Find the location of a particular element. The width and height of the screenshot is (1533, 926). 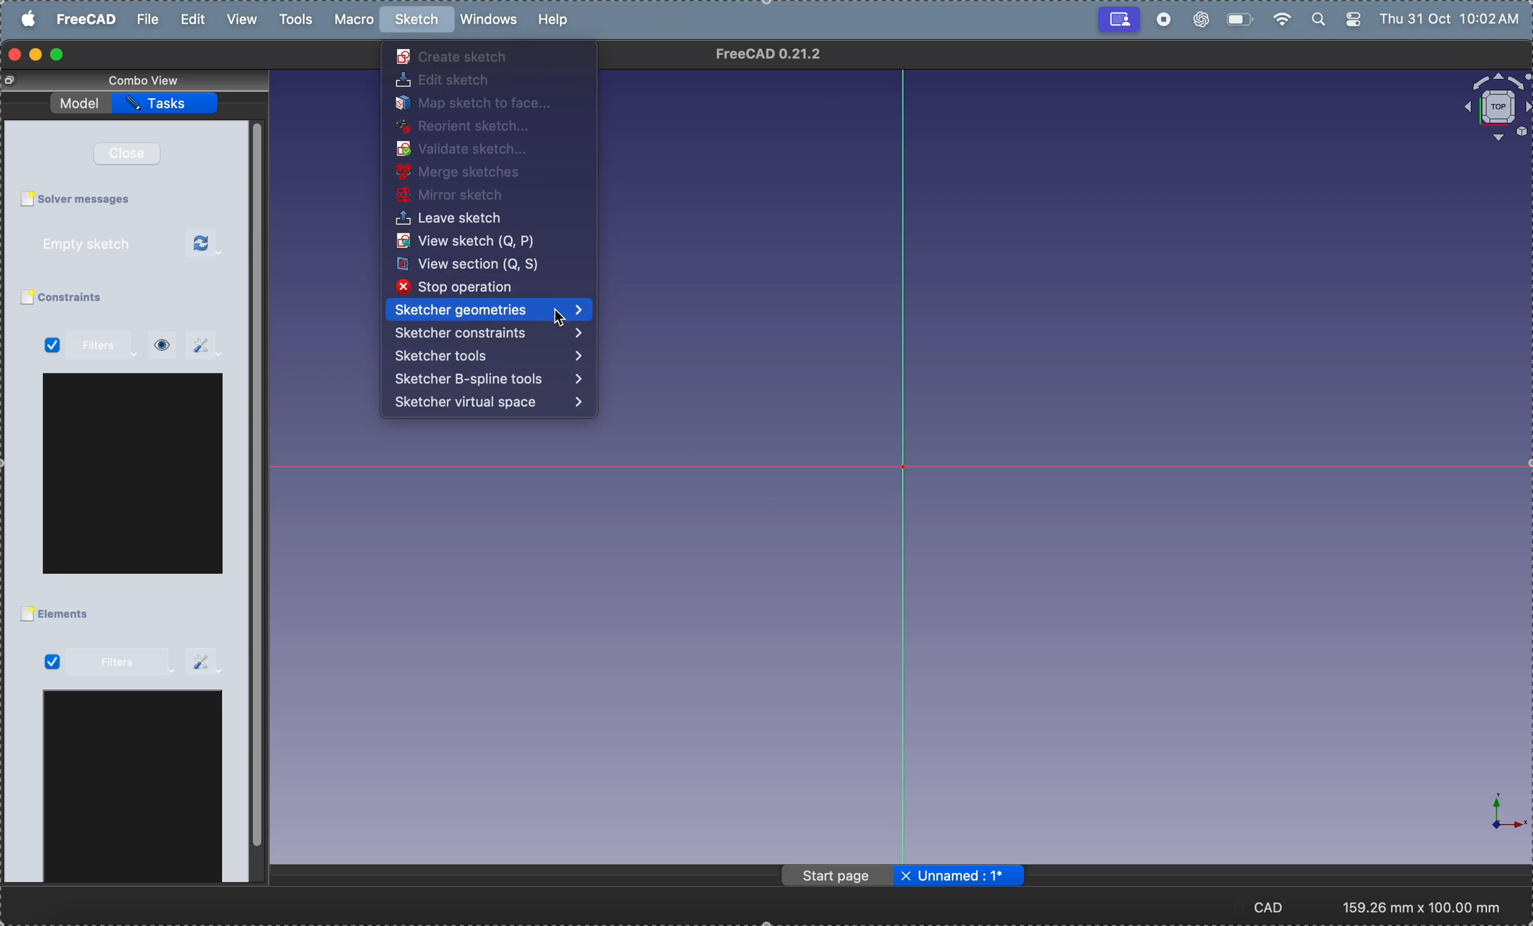

filters is located at coordinates (120, 663).